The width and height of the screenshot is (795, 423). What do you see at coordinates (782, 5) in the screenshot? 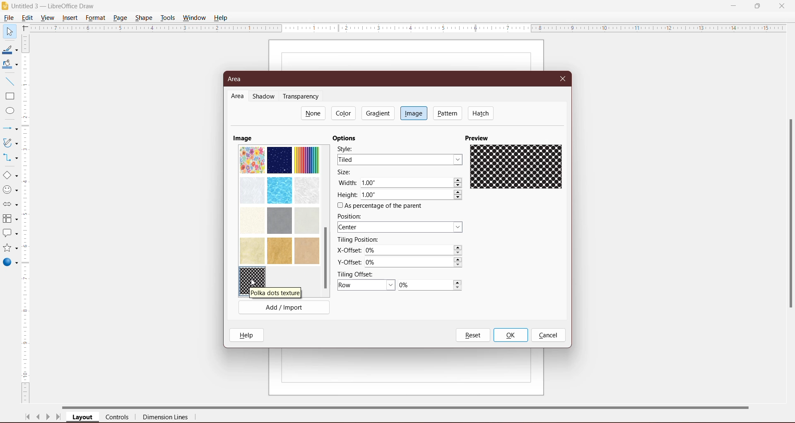
I see `Close` at bounding box center [782, 5].